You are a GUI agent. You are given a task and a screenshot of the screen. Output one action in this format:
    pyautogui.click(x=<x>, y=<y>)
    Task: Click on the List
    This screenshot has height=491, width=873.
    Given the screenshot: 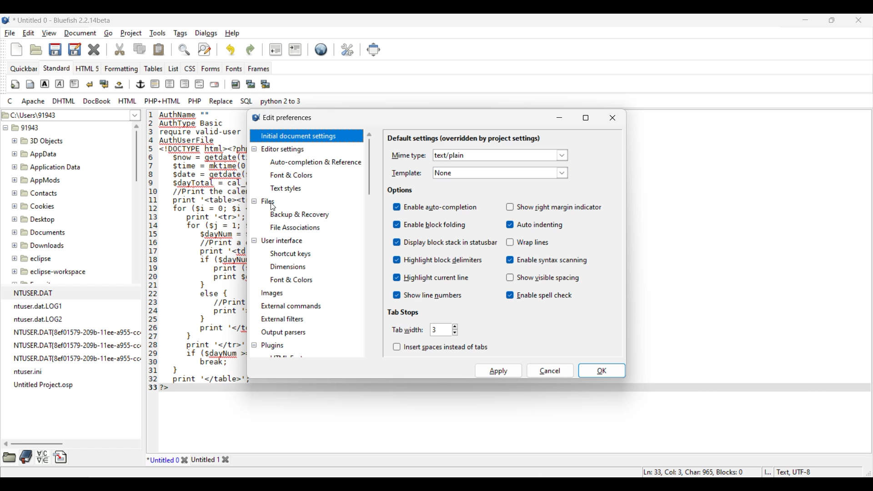 What is the action you would take?
    pyautogui.click(x=174, y=69)
    